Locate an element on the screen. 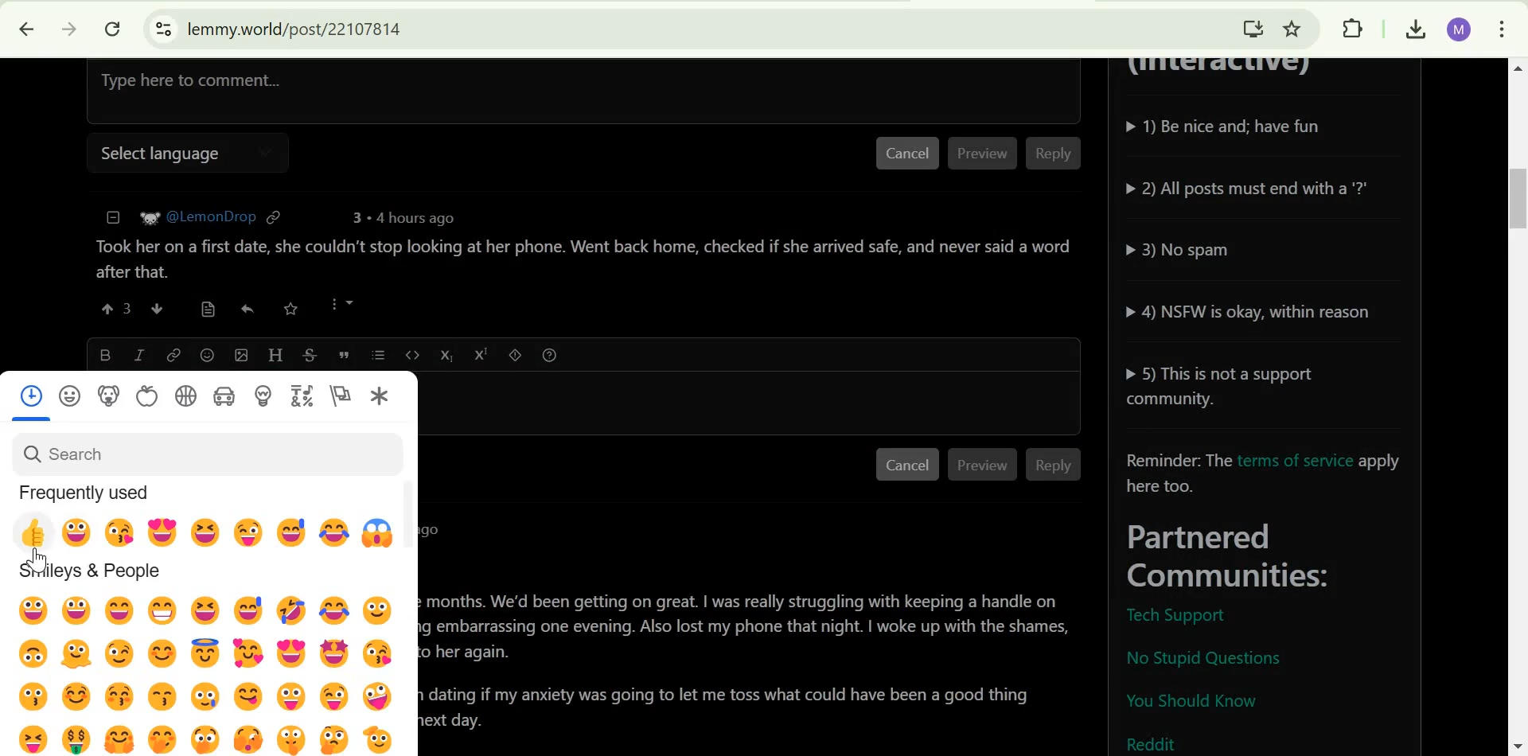 This screenshot has width=1528, height=756. Reddit is located at coordinates (1153, 742).